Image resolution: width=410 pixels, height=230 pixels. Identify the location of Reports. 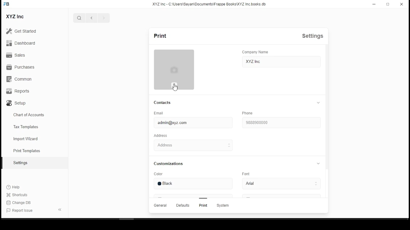
(17, 91).